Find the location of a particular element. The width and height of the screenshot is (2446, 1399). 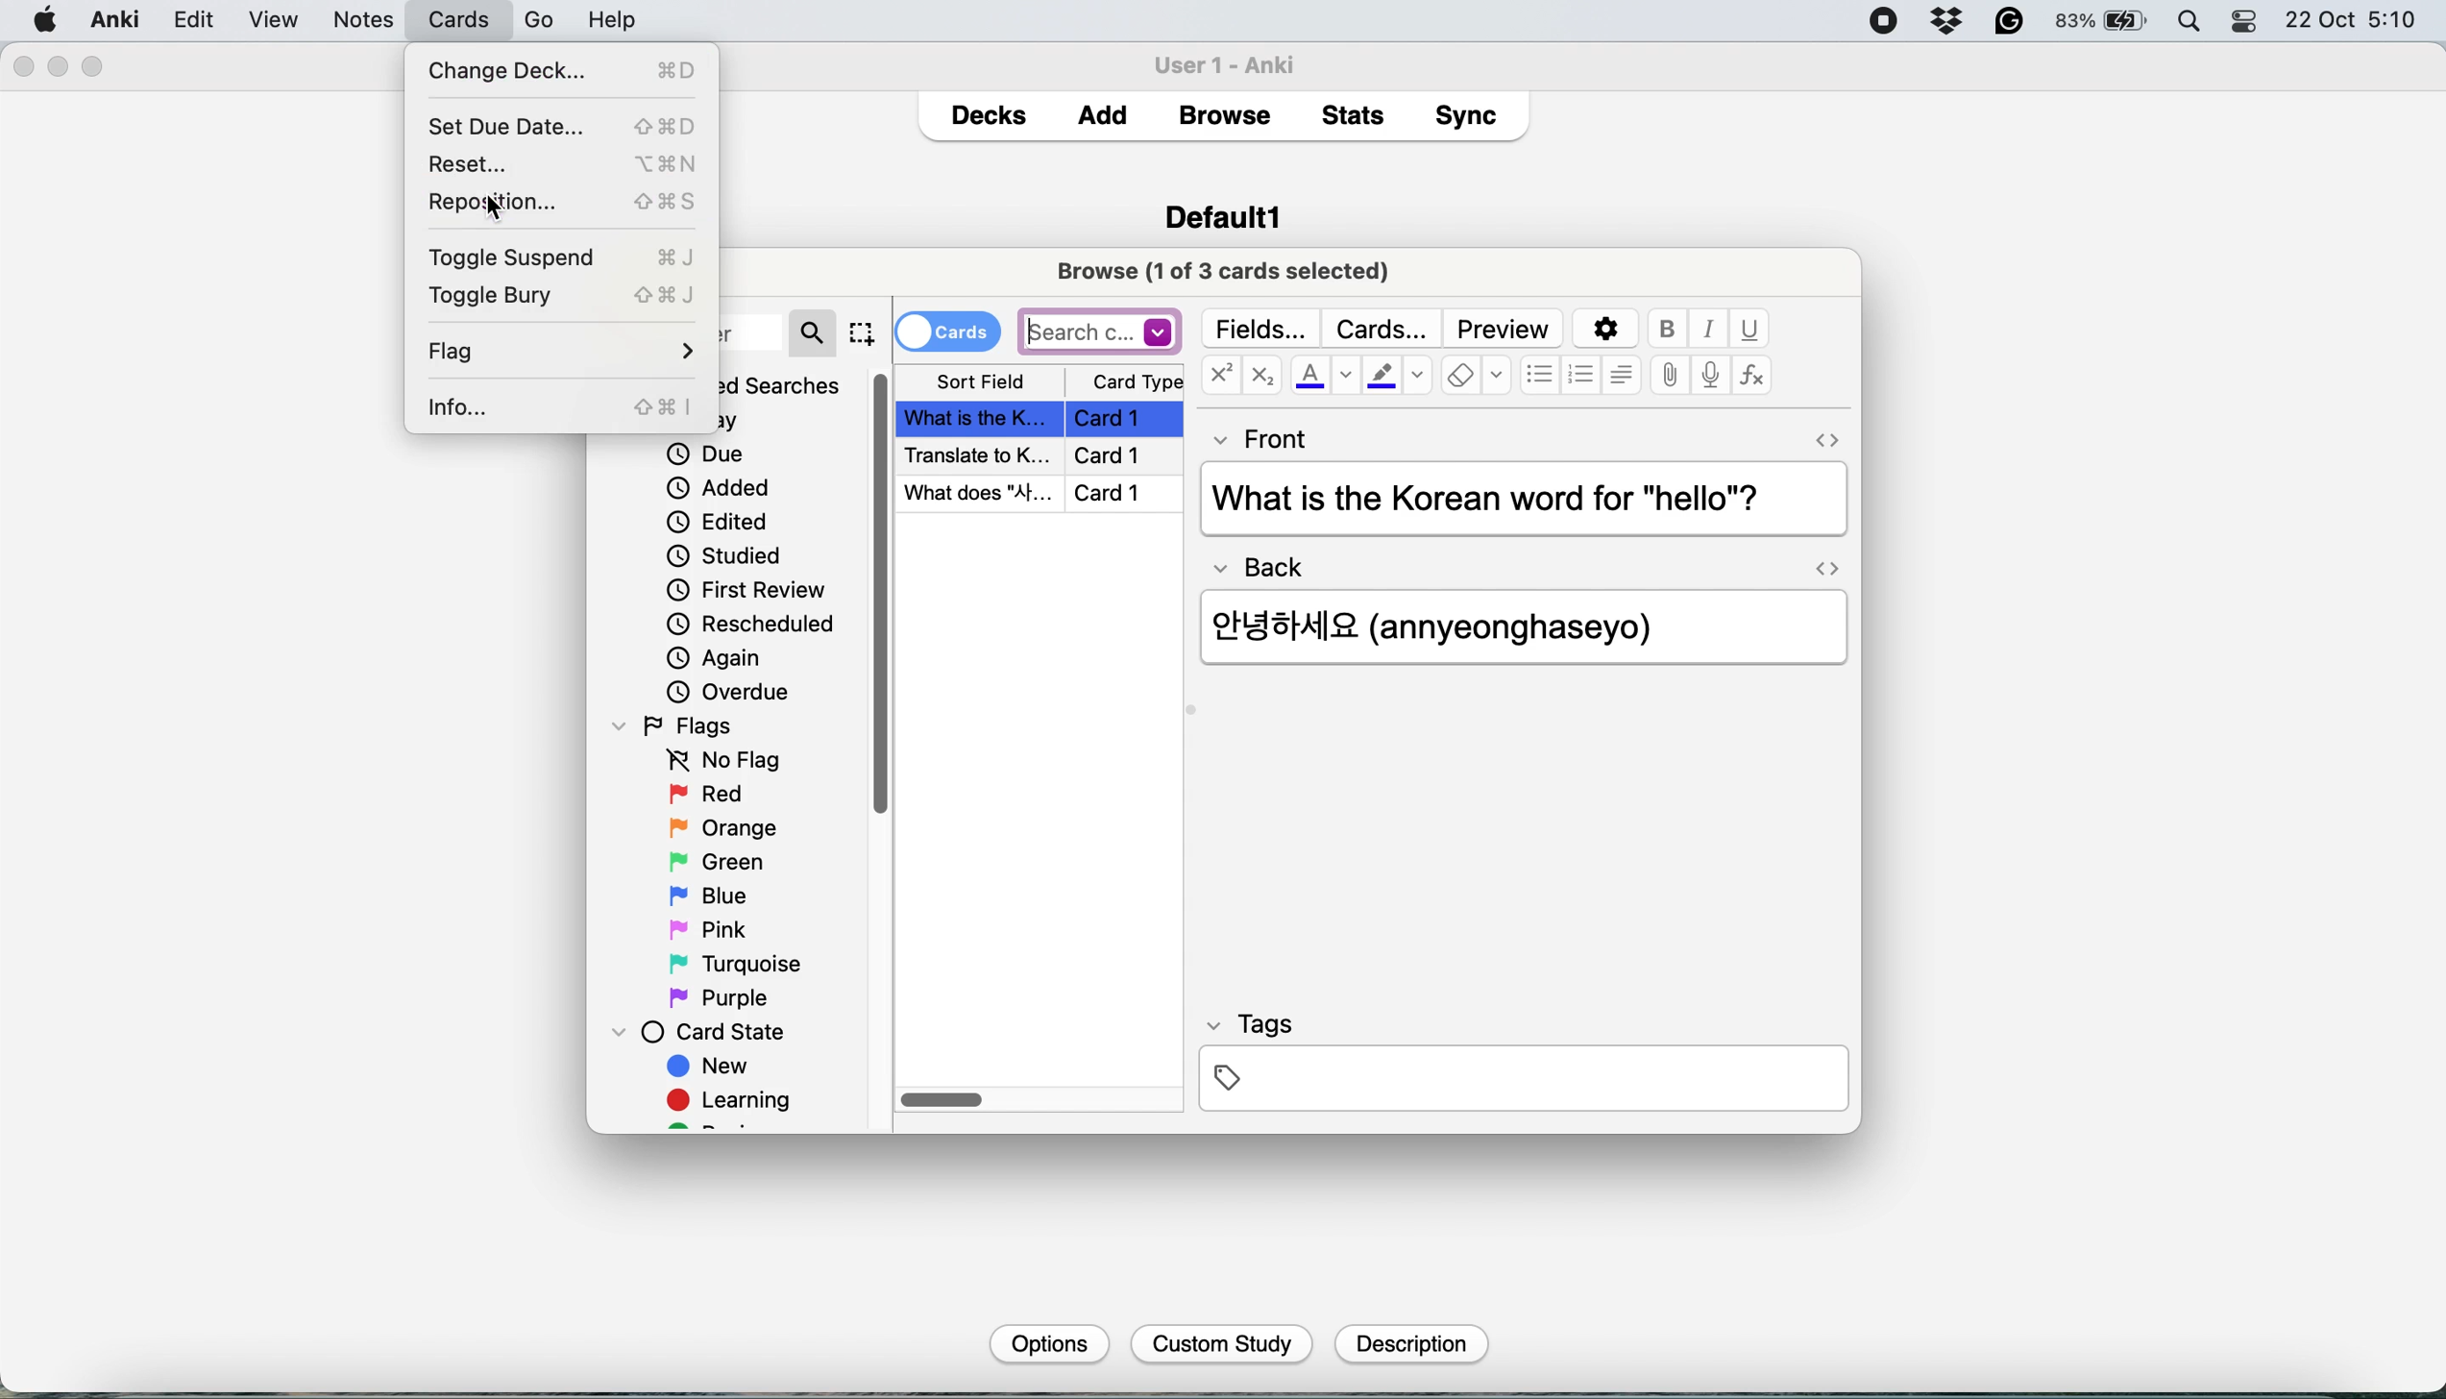

file is located at coordinates (191, 20).